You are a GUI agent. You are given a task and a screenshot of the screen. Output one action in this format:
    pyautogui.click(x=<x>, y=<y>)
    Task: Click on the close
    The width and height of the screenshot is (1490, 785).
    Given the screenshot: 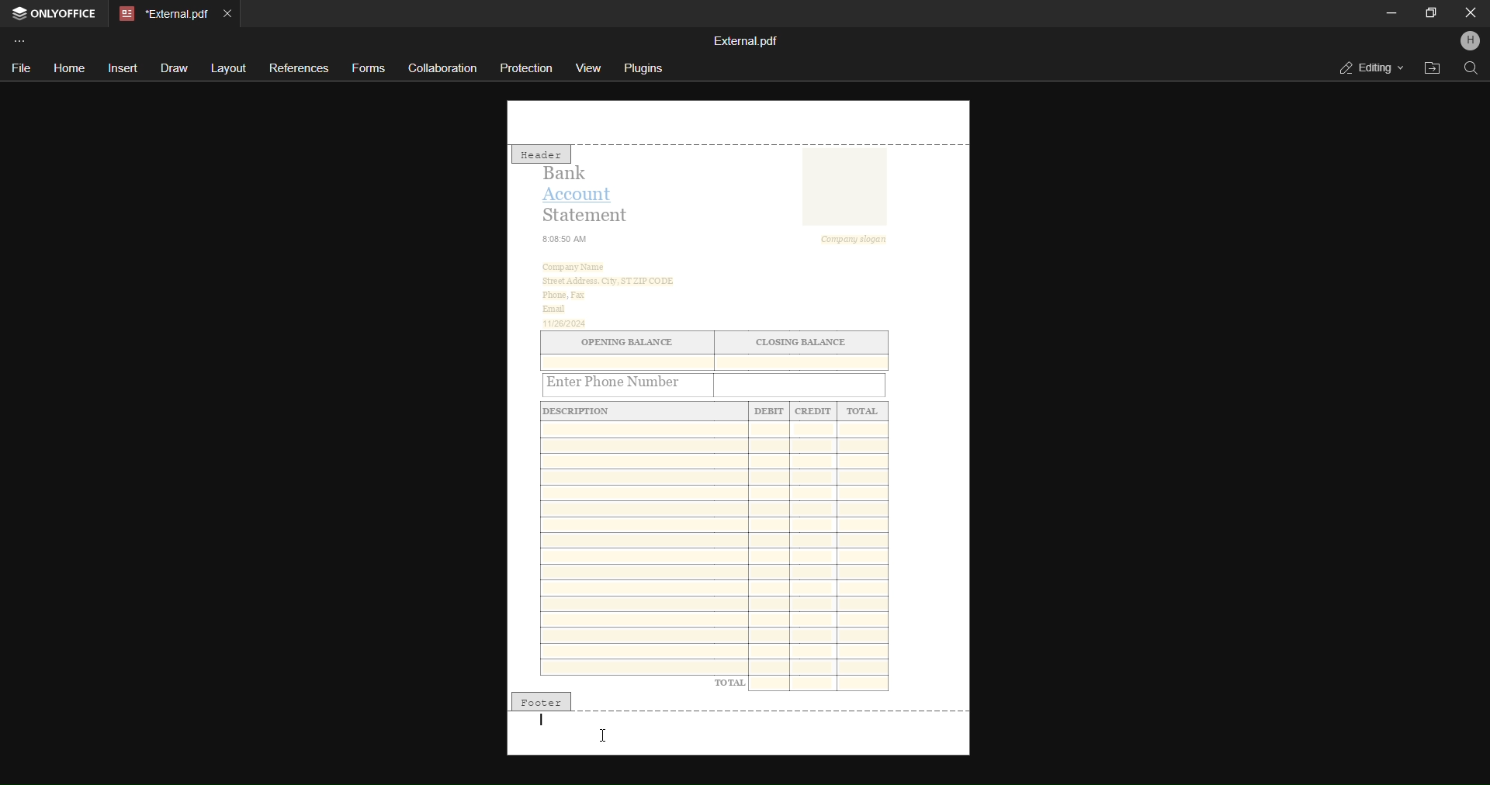 What is the action you would take?
    pyautogui.click(x=1467, y=12)
    